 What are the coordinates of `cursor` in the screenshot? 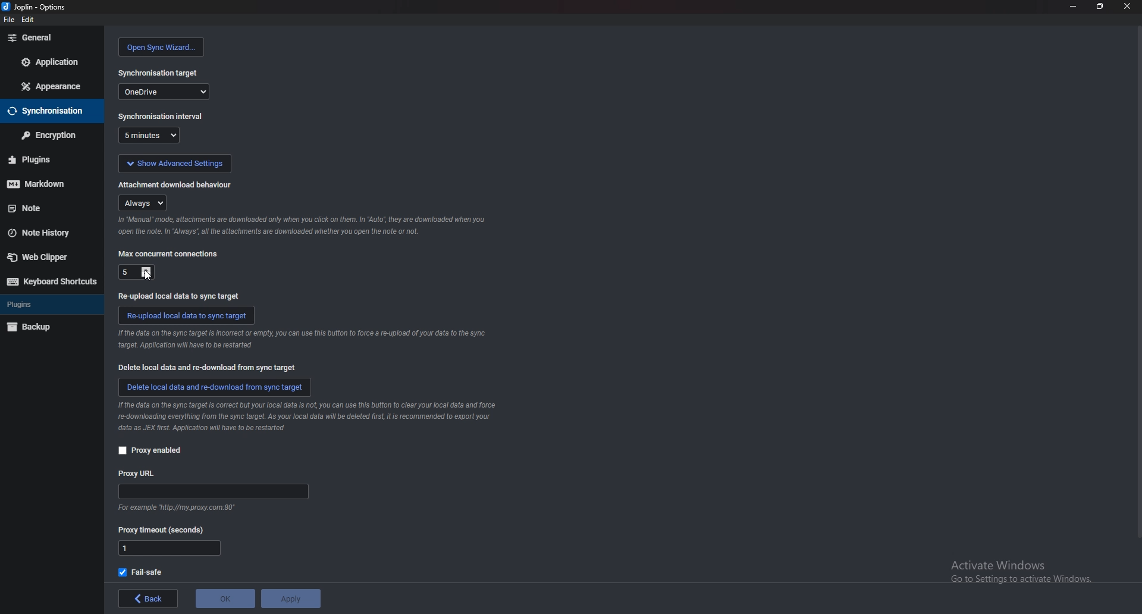 It's located at (148, 275).